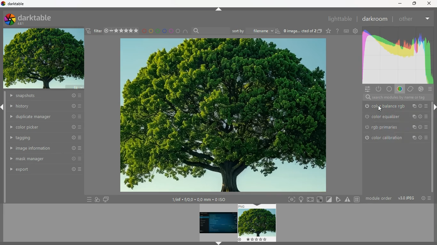  I want to click on settings, so click(355, 31).